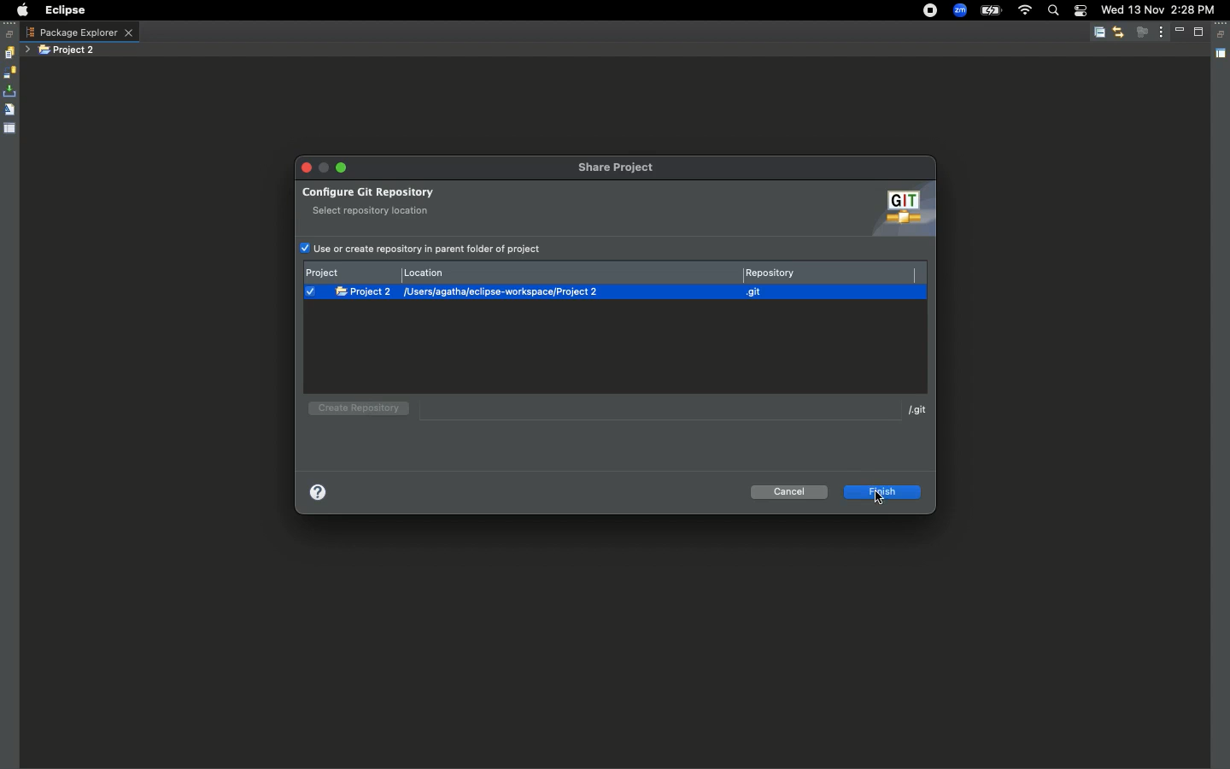  Describe the element at coordinates (371, 414) in the screenshot. I see `Cursor` at that location.